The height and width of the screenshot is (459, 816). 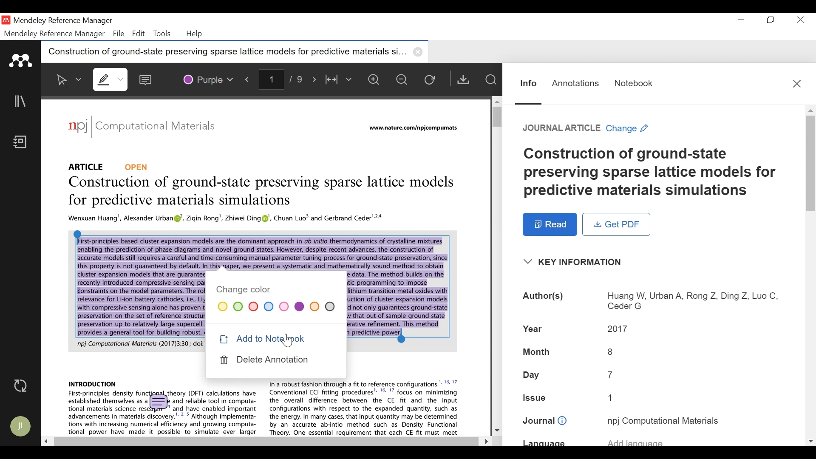 I want to click on Notebook, so click(x=634, y=83).